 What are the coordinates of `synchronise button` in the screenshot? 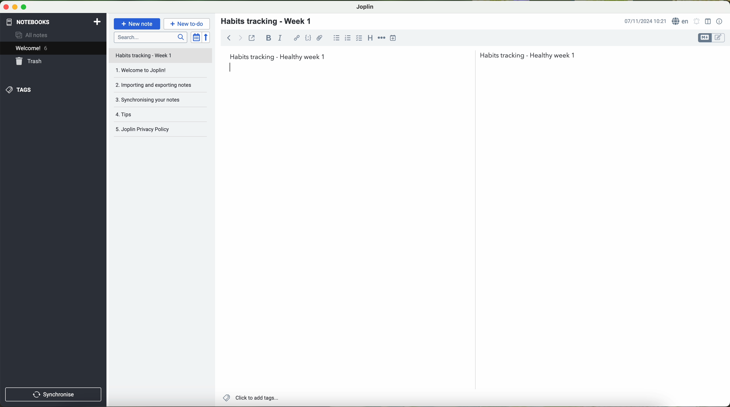 It's located at (54, 395).